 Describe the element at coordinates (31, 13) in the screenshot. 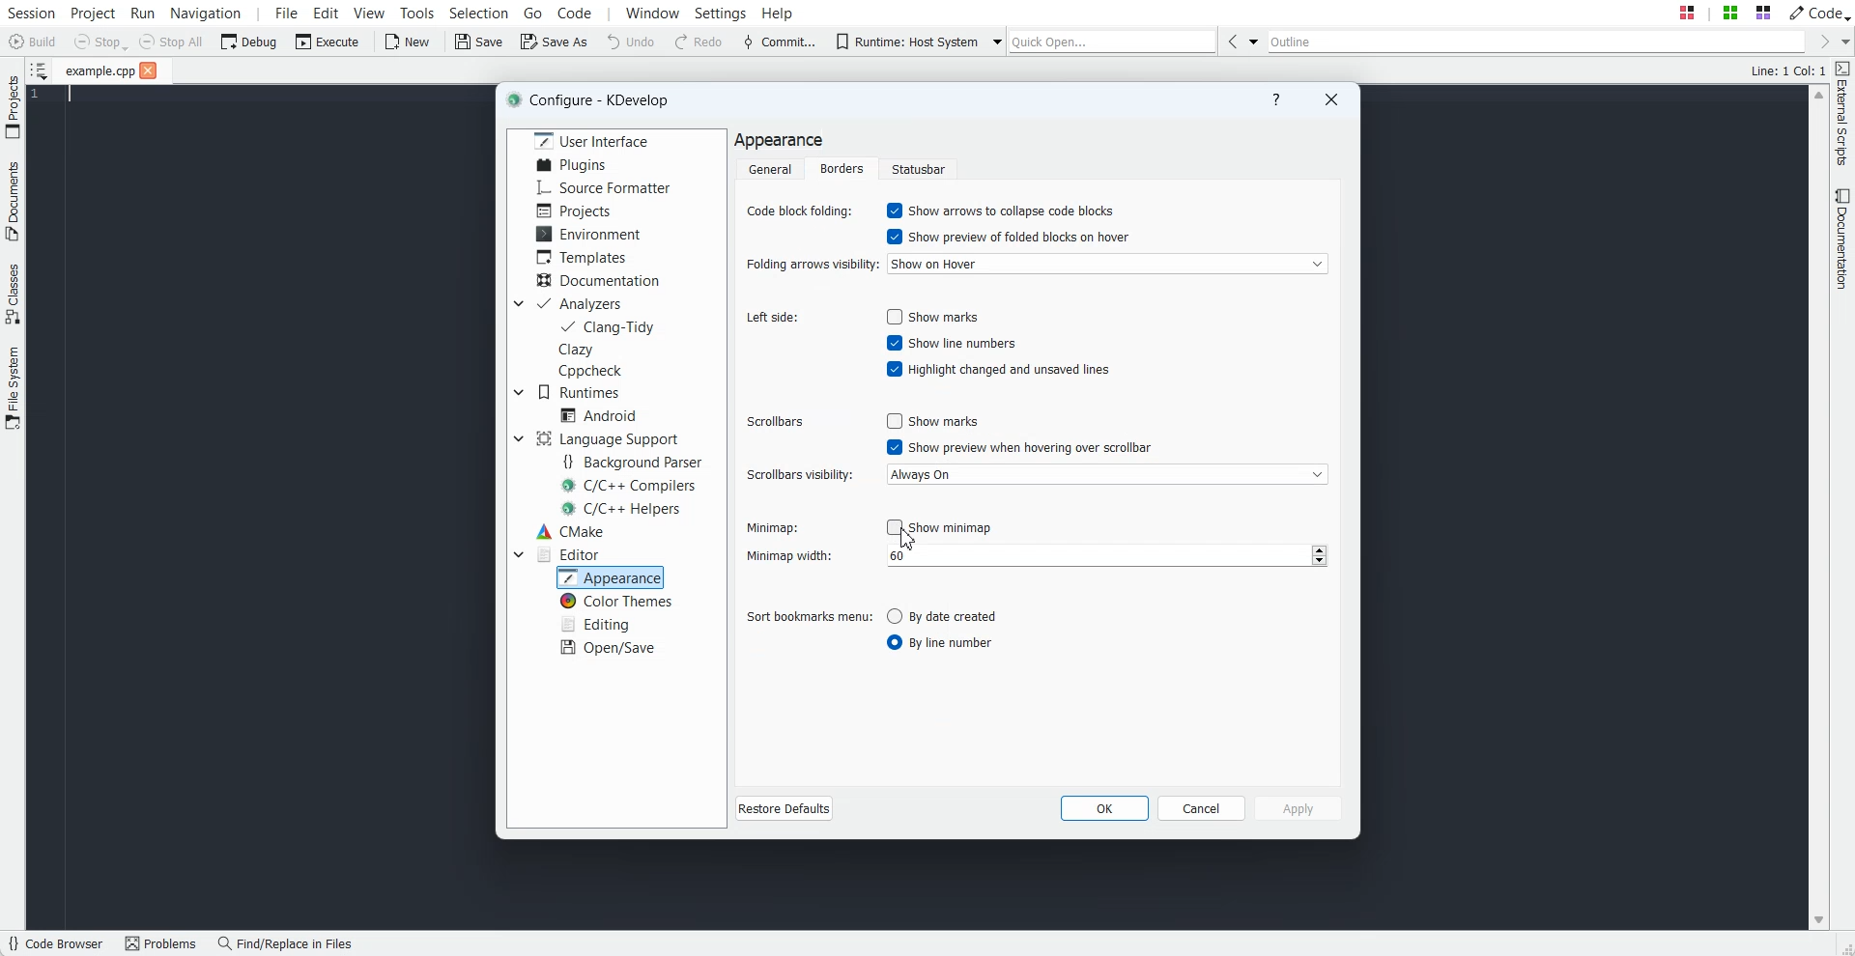

I see `Session` at that location.